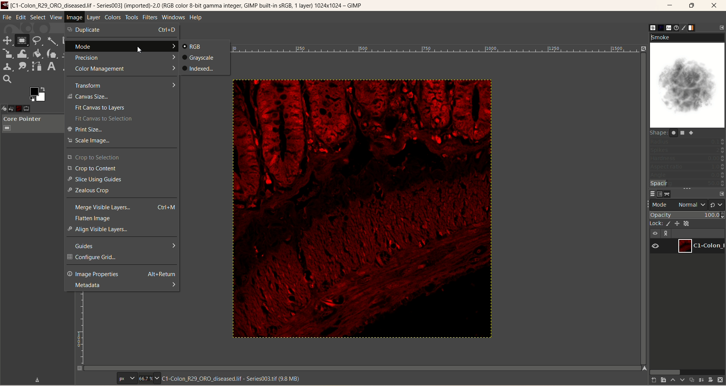 Image resolution: width=726 pixels, height=386 pixels. I want to click on layer1, so click(702, 246).